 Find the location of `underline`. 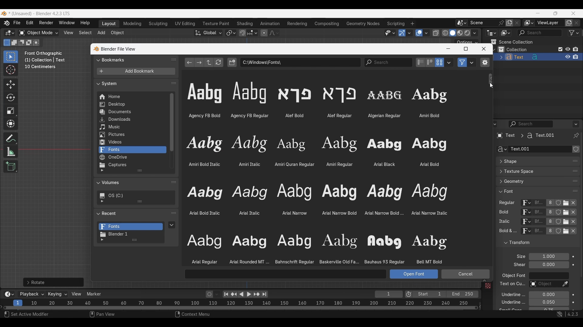

underline is located at coordinates (508, 303).